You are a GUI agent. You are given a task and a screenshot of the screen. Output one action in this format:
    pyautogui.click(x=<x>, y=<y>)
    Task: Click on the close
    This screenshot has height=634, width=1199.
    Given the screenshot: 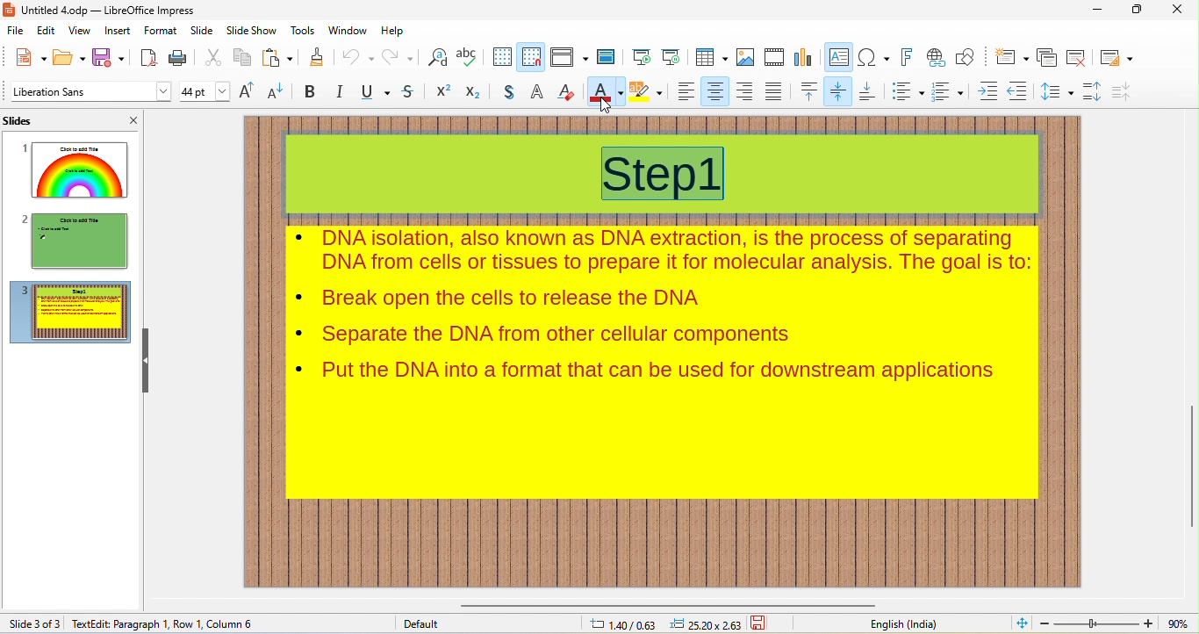 What is the action you would take?
    pyautogui.click(x=1180, y=10)
    